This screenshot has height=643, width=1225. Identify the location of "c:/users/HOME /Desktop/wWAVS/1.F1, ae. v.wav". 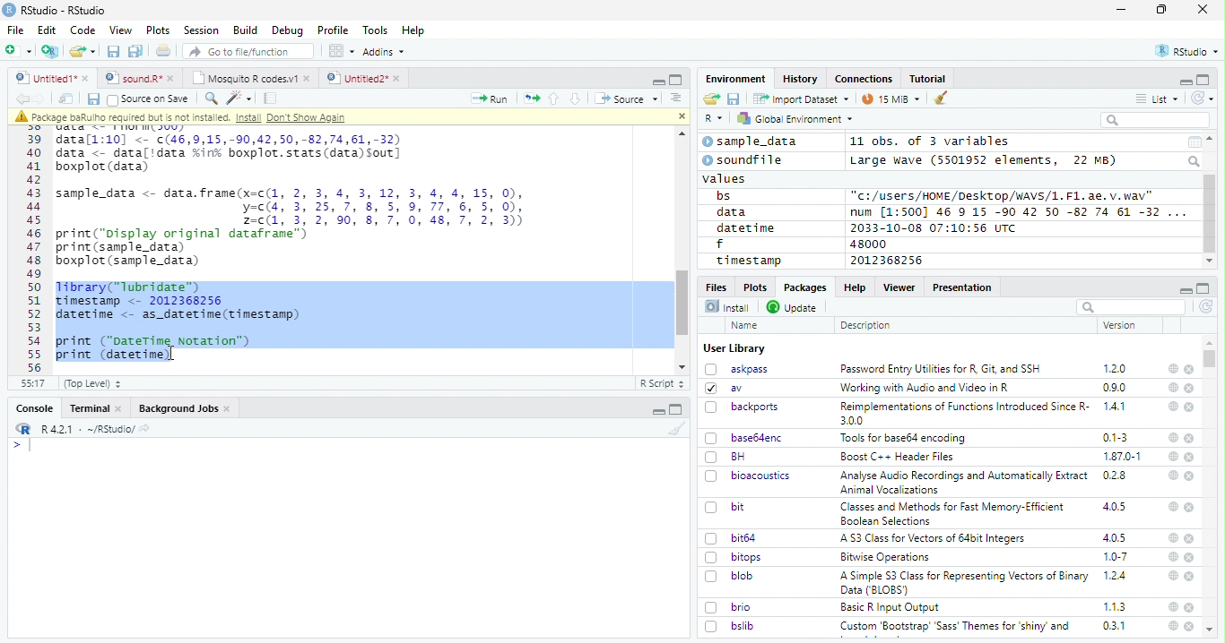
(1003, 194).